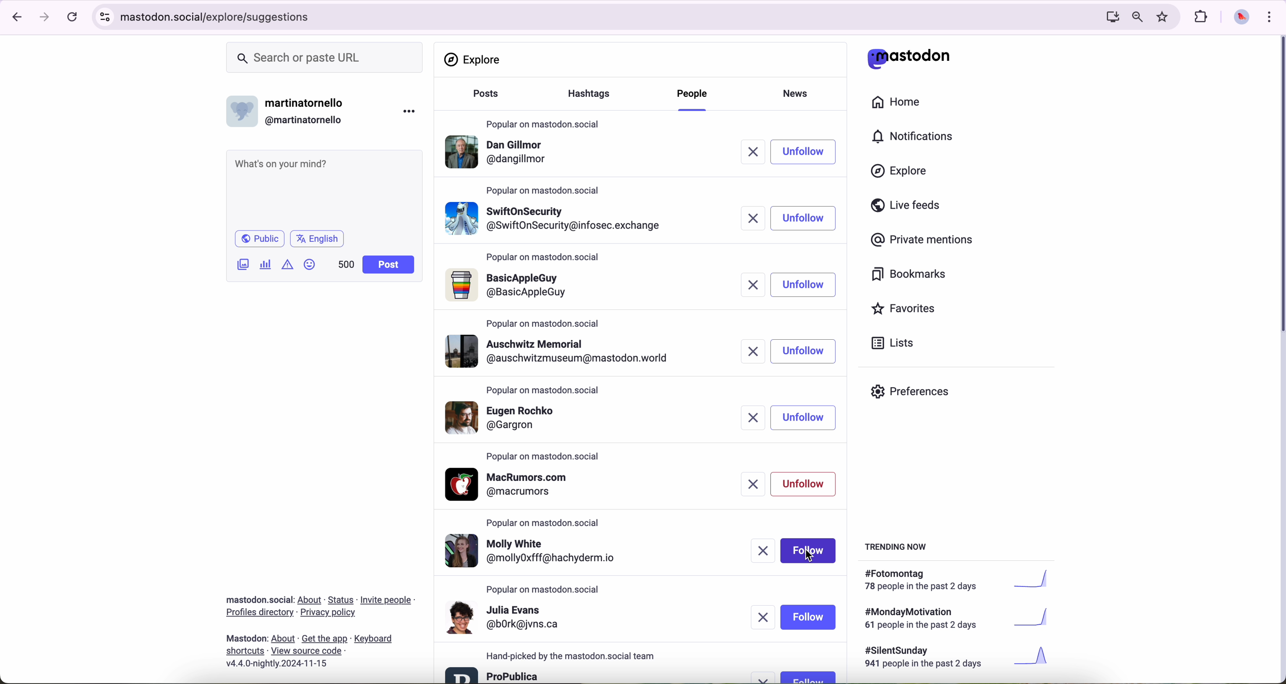  Describe the element at coordinates (755, 218) in the screenshot. I see `remove` at that location.